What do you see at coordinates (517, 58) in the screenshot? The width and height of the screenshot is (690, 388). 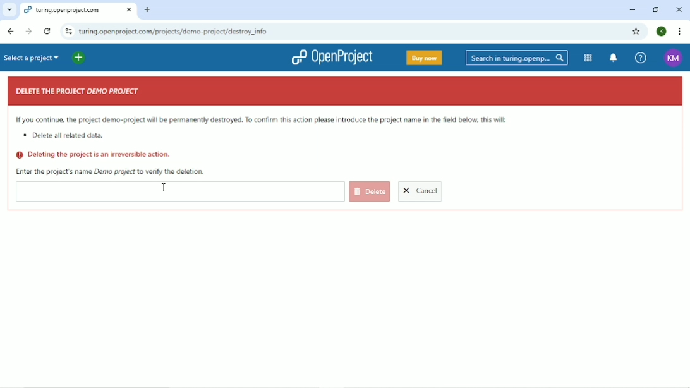 I see `Search in turin.openprojects.com` at bounding box center [517, 58].